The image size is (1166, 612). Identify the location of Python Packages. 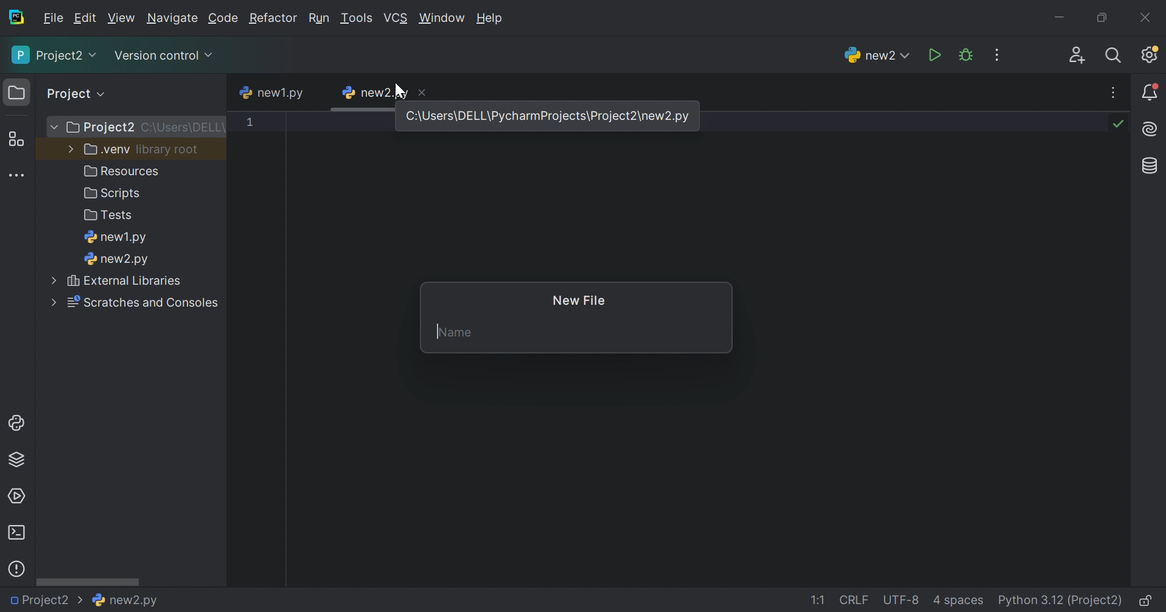
(21, 462).